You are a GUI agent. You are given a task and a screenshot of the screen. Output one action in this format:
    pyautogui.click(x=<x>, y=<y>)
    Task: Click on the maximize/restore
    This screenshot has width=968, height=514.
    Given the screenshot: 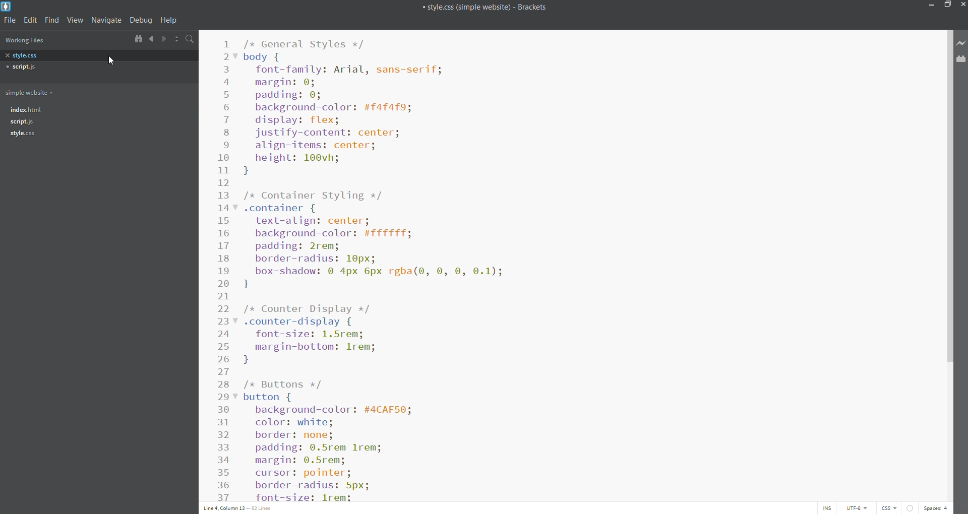 What is the action you would take?
    pyautogui.click(x=948, y=6)
    